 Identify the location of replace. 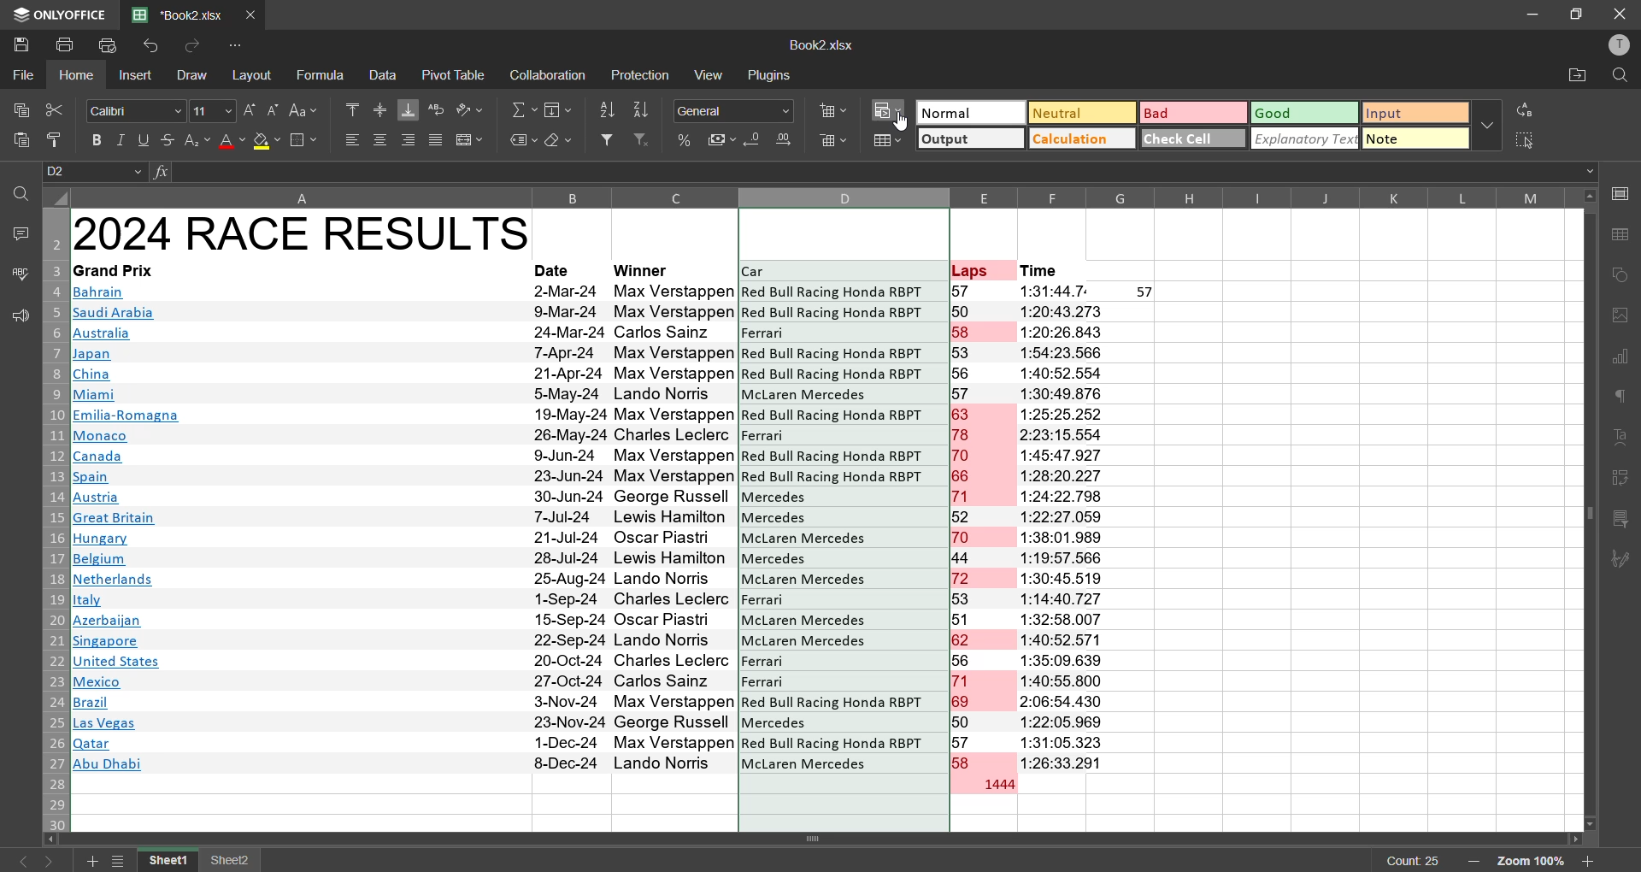
(1528, 109).